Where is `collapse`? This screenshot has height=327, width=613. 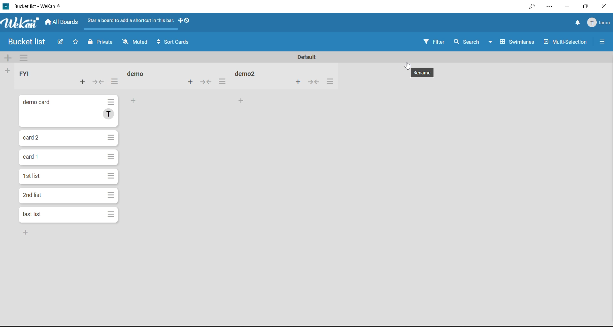 collapse is located at coordinates (100, 81).